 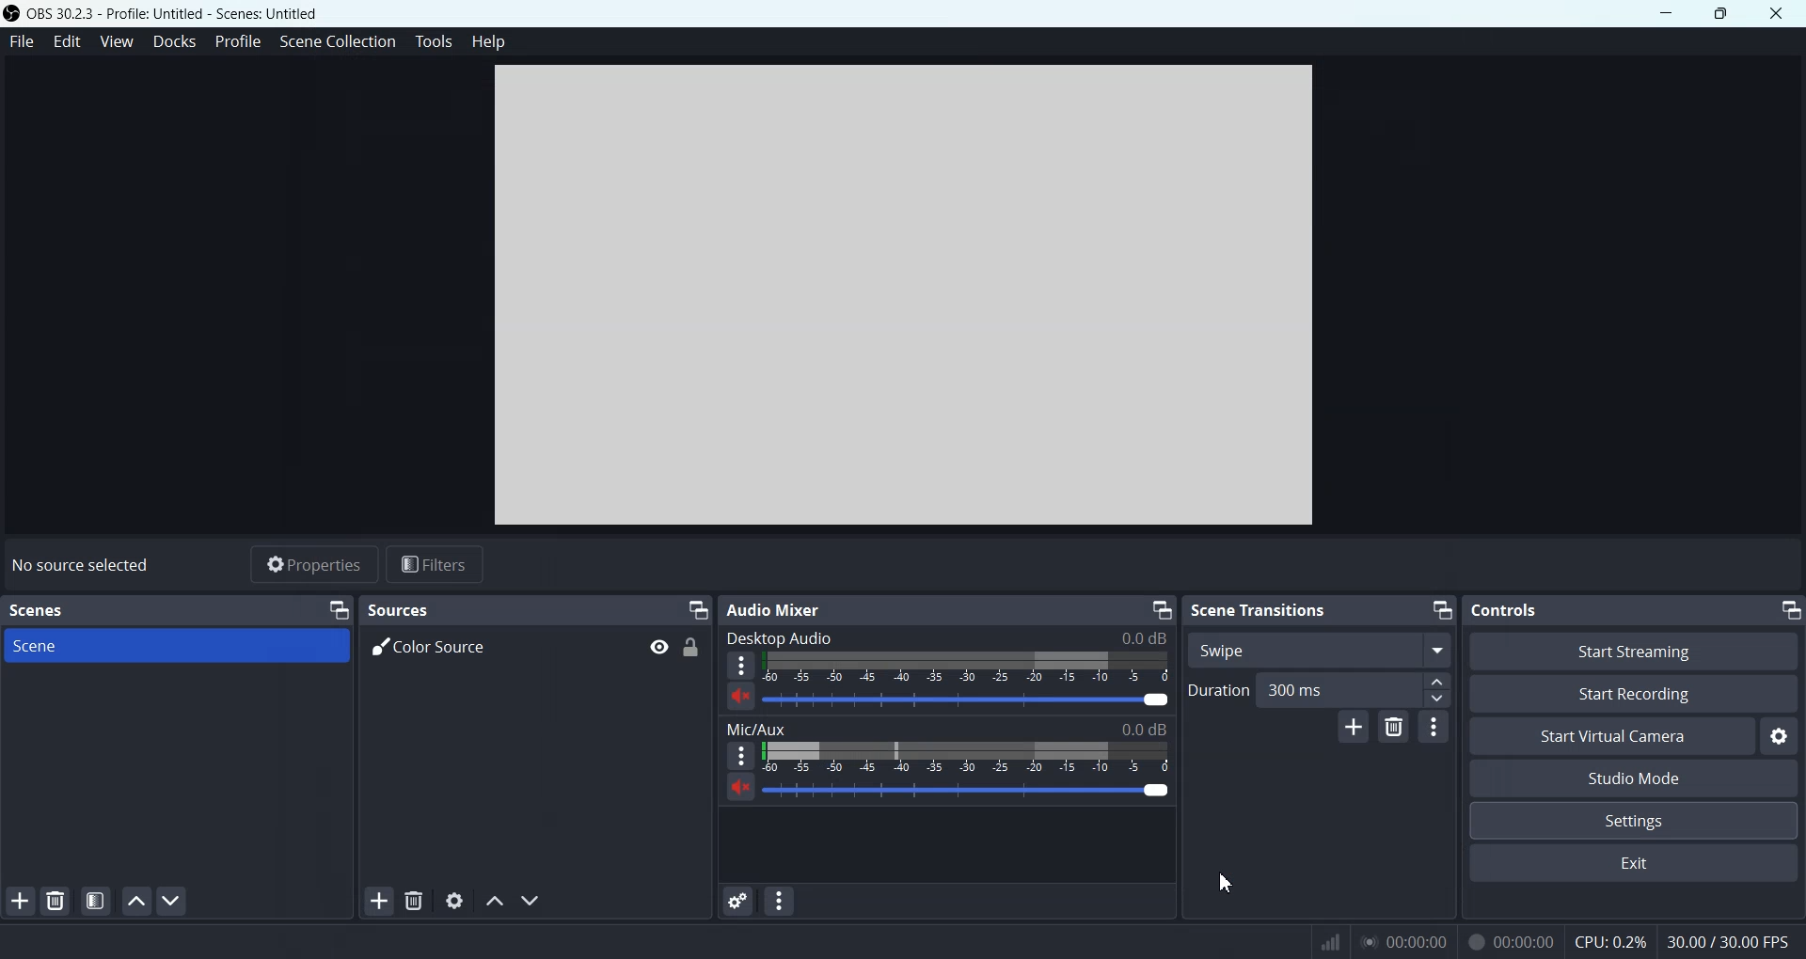 What do you see at coordinates (740, 754) in the screenshot?
I see `More` at bounding box center [740, 754].